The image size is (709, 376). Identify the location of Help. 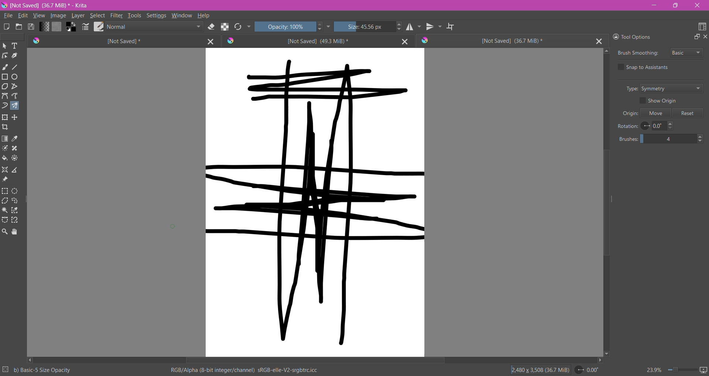
(204, 15).